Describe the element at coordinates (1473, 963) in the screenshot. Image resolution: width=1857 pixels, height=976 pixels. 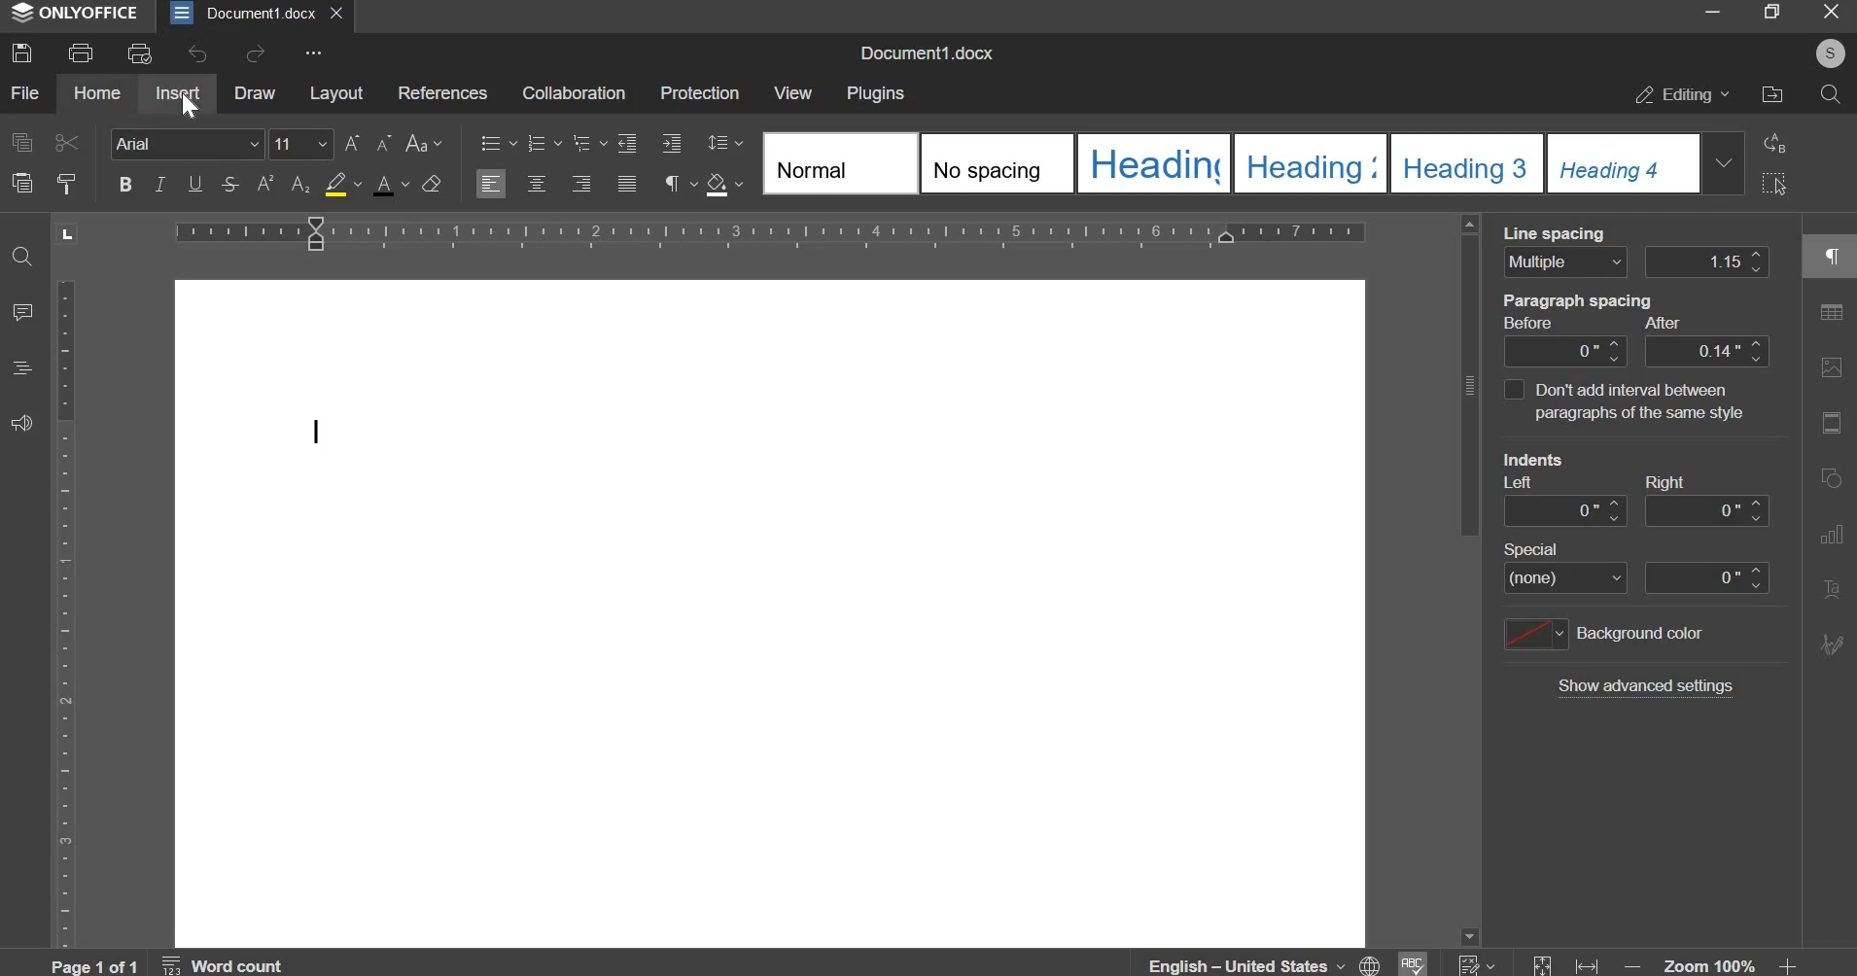
I see `numbering` at that location.